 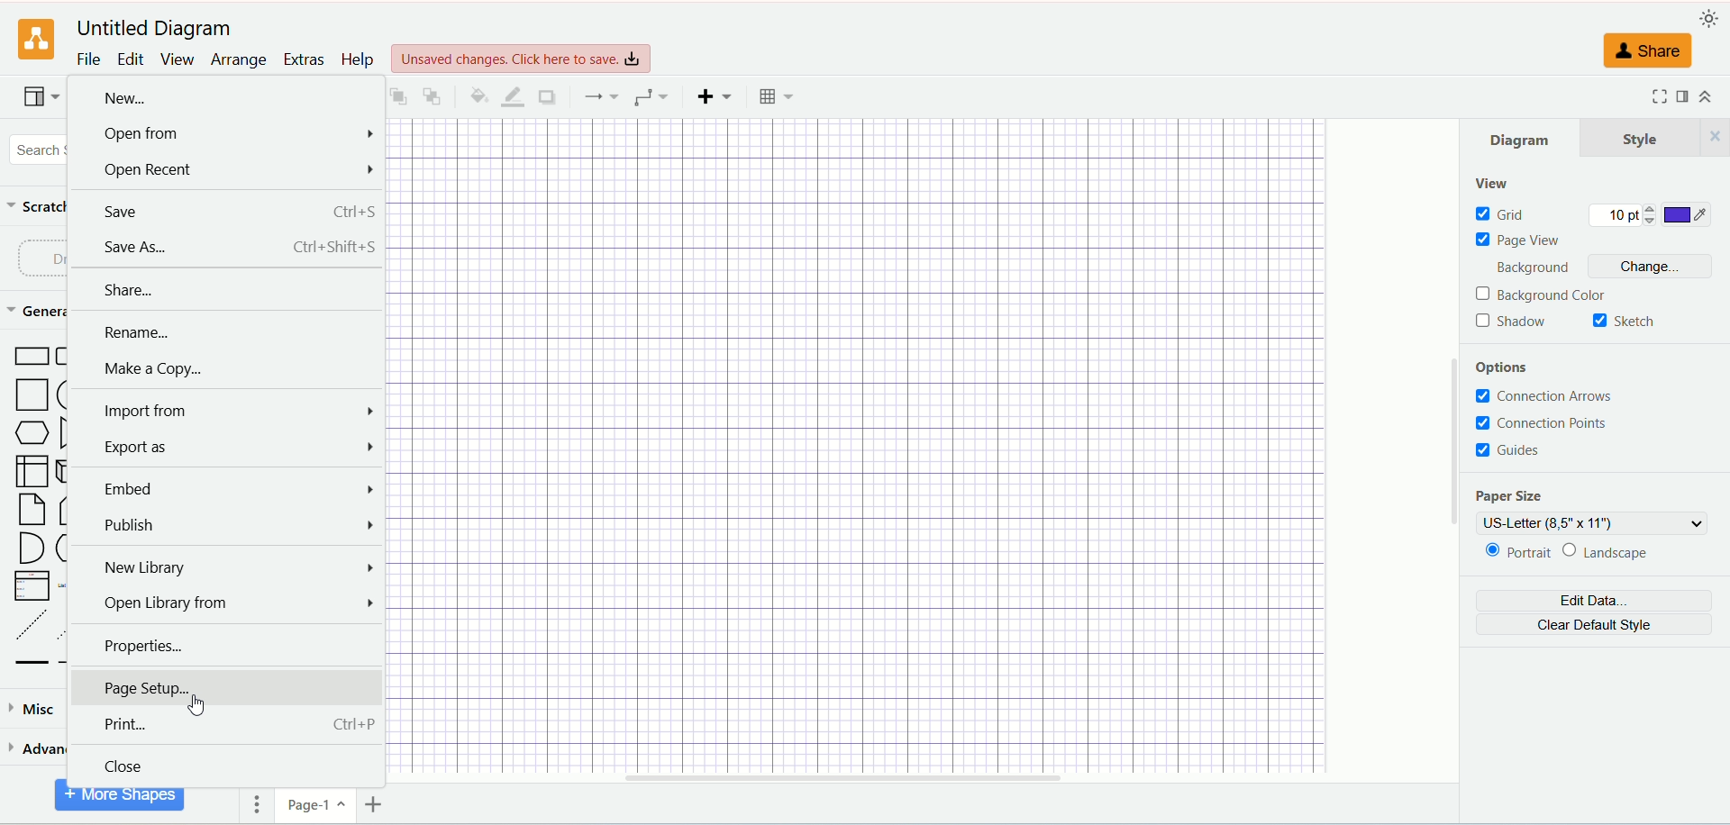 I want to click on Item List, so click(x=31, y=586).